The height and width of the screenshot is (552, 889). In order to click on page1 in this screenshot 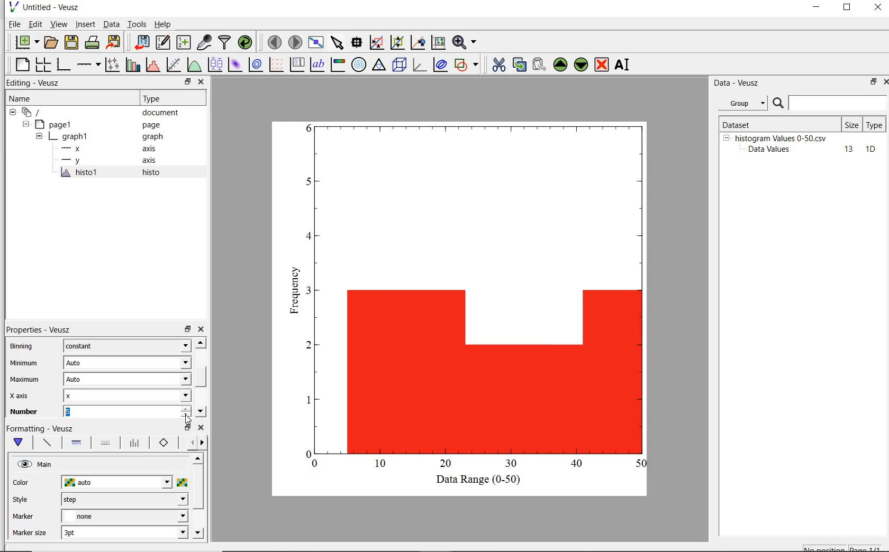, I will do `click(56, 125)`.